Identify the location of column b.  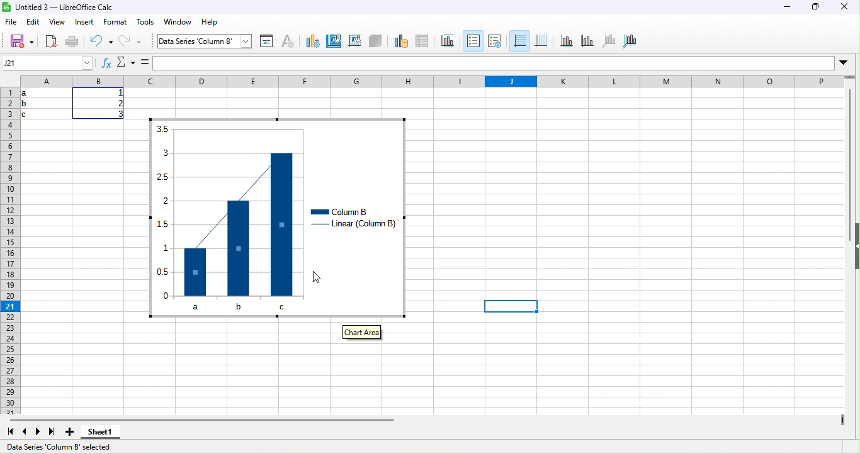
(342, 210).